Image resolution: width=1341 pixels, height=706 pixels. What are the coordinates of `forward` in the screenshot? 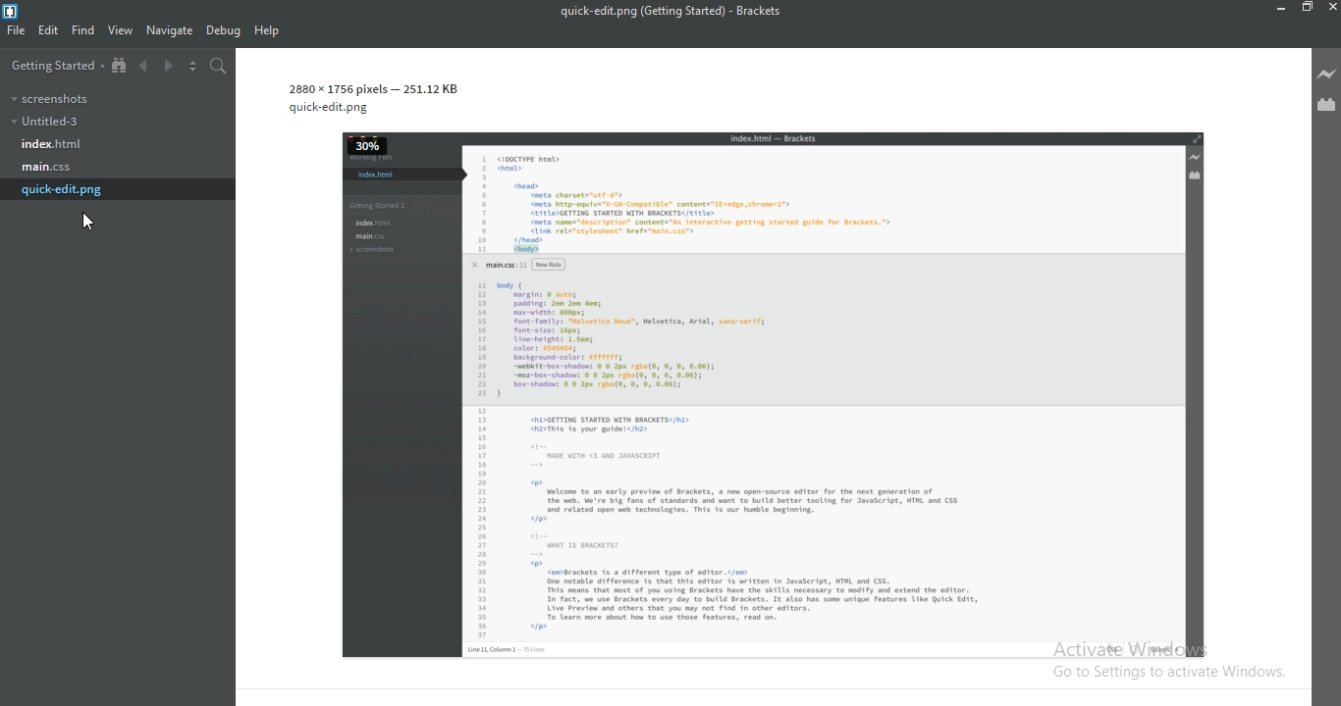 It's located at (170, 68).